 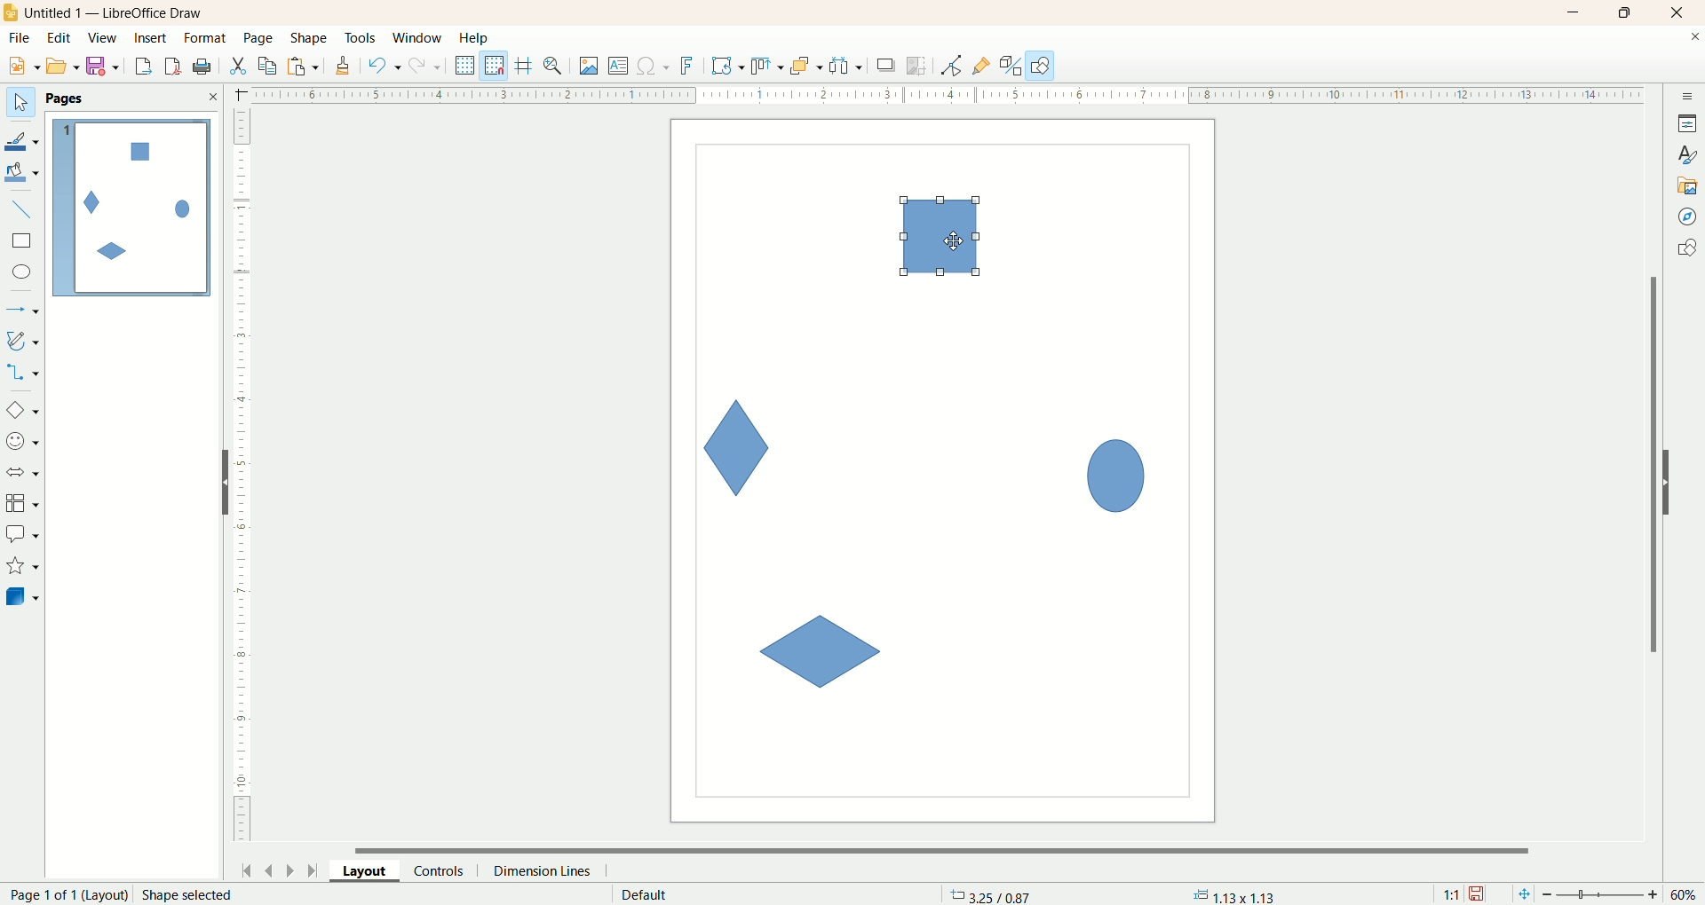 What do you see at coordinates (1681, 13) in the screenshot?
I see `close` at bounding box center [1681, 13].